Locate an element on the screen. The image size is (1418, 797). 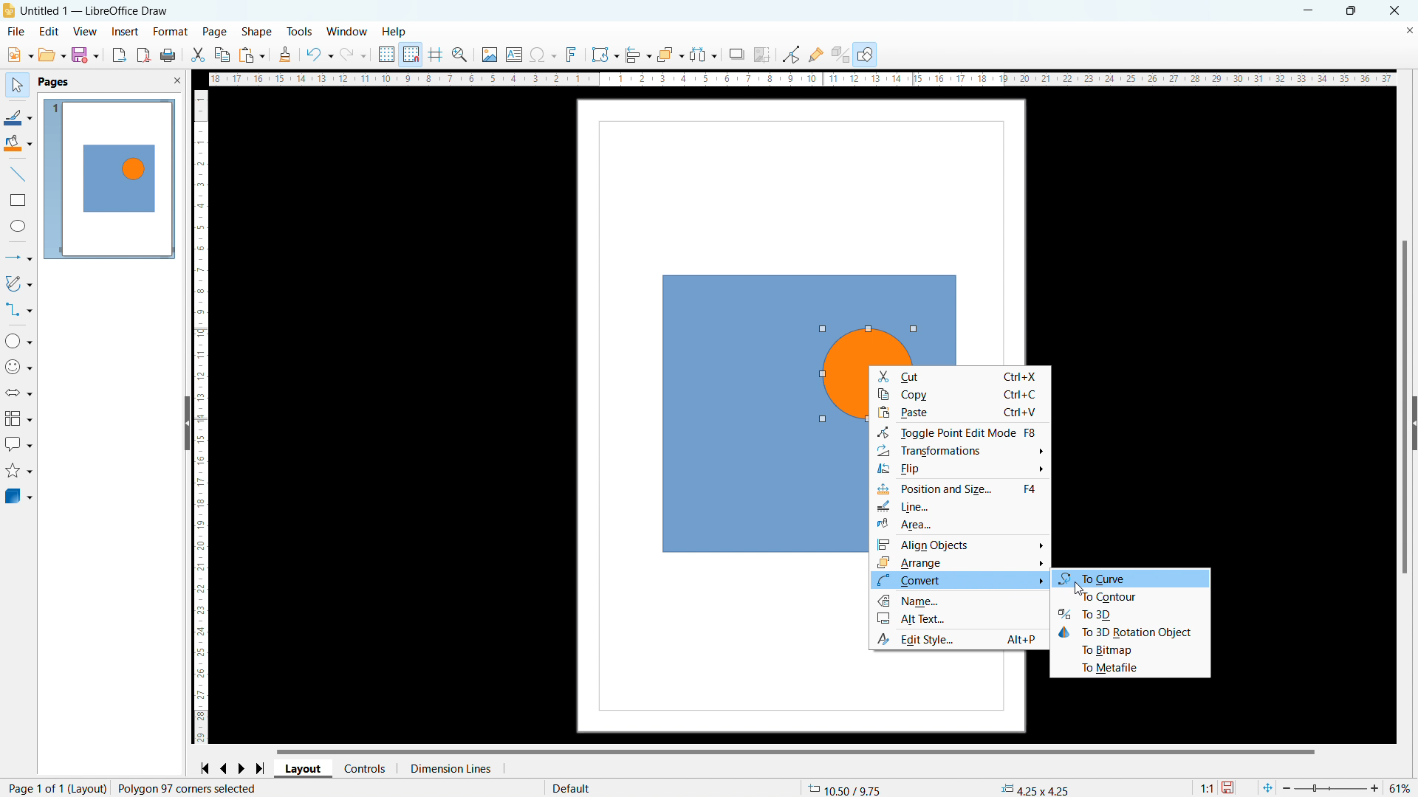
4.25x4.25 is located at coordinates (1035, 788).